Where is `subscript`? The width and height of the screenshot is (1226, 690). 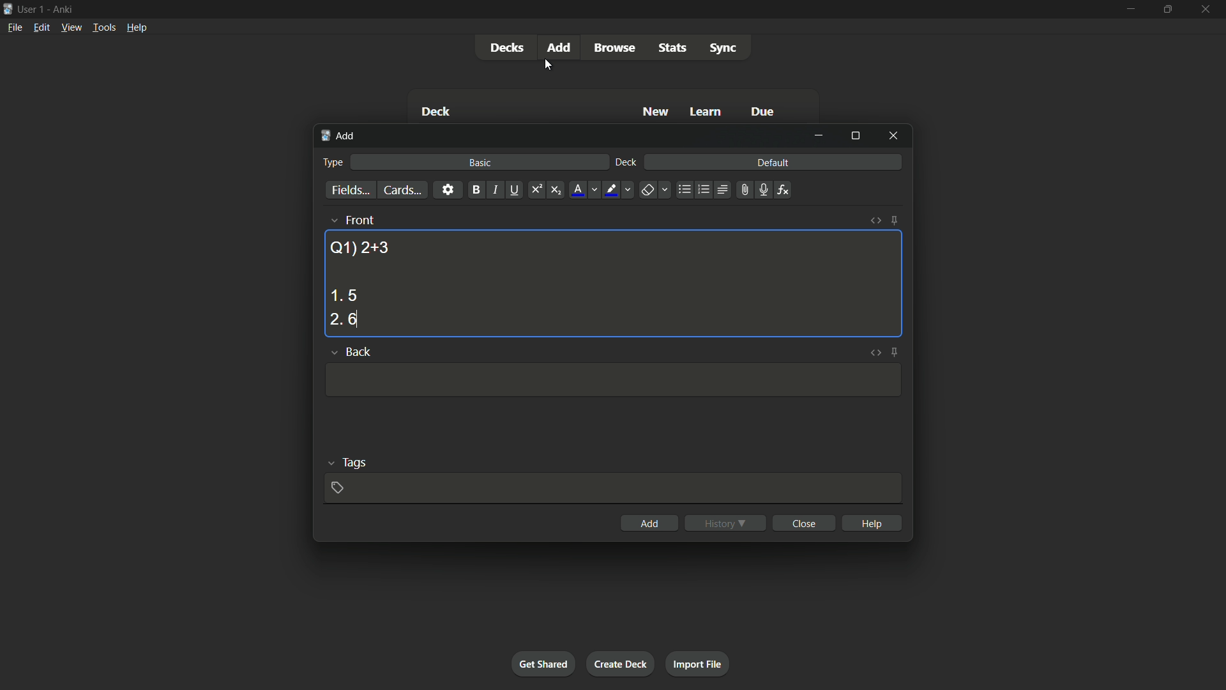
subscript is located at coordinates (556, 190).